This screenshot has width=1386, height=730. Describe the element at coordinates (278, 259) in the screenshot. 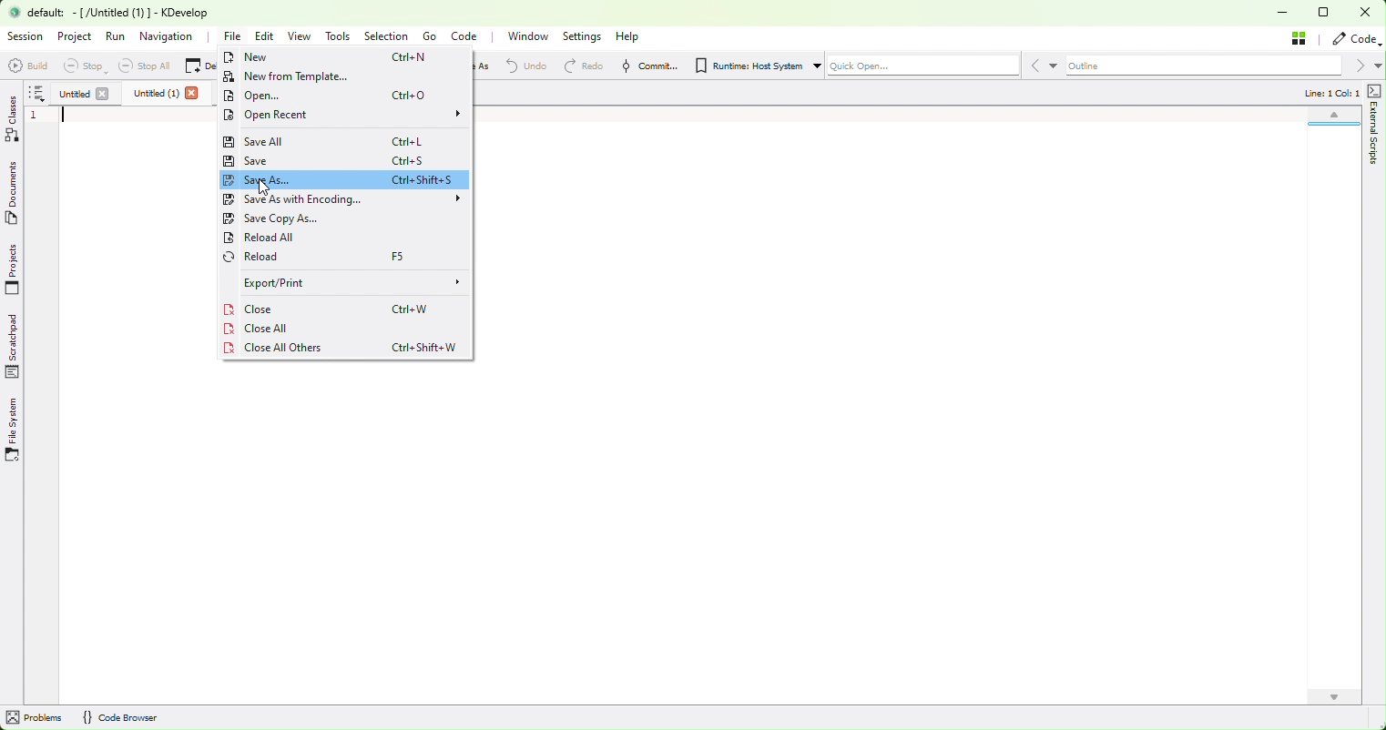

I see `Reload ` at that location.